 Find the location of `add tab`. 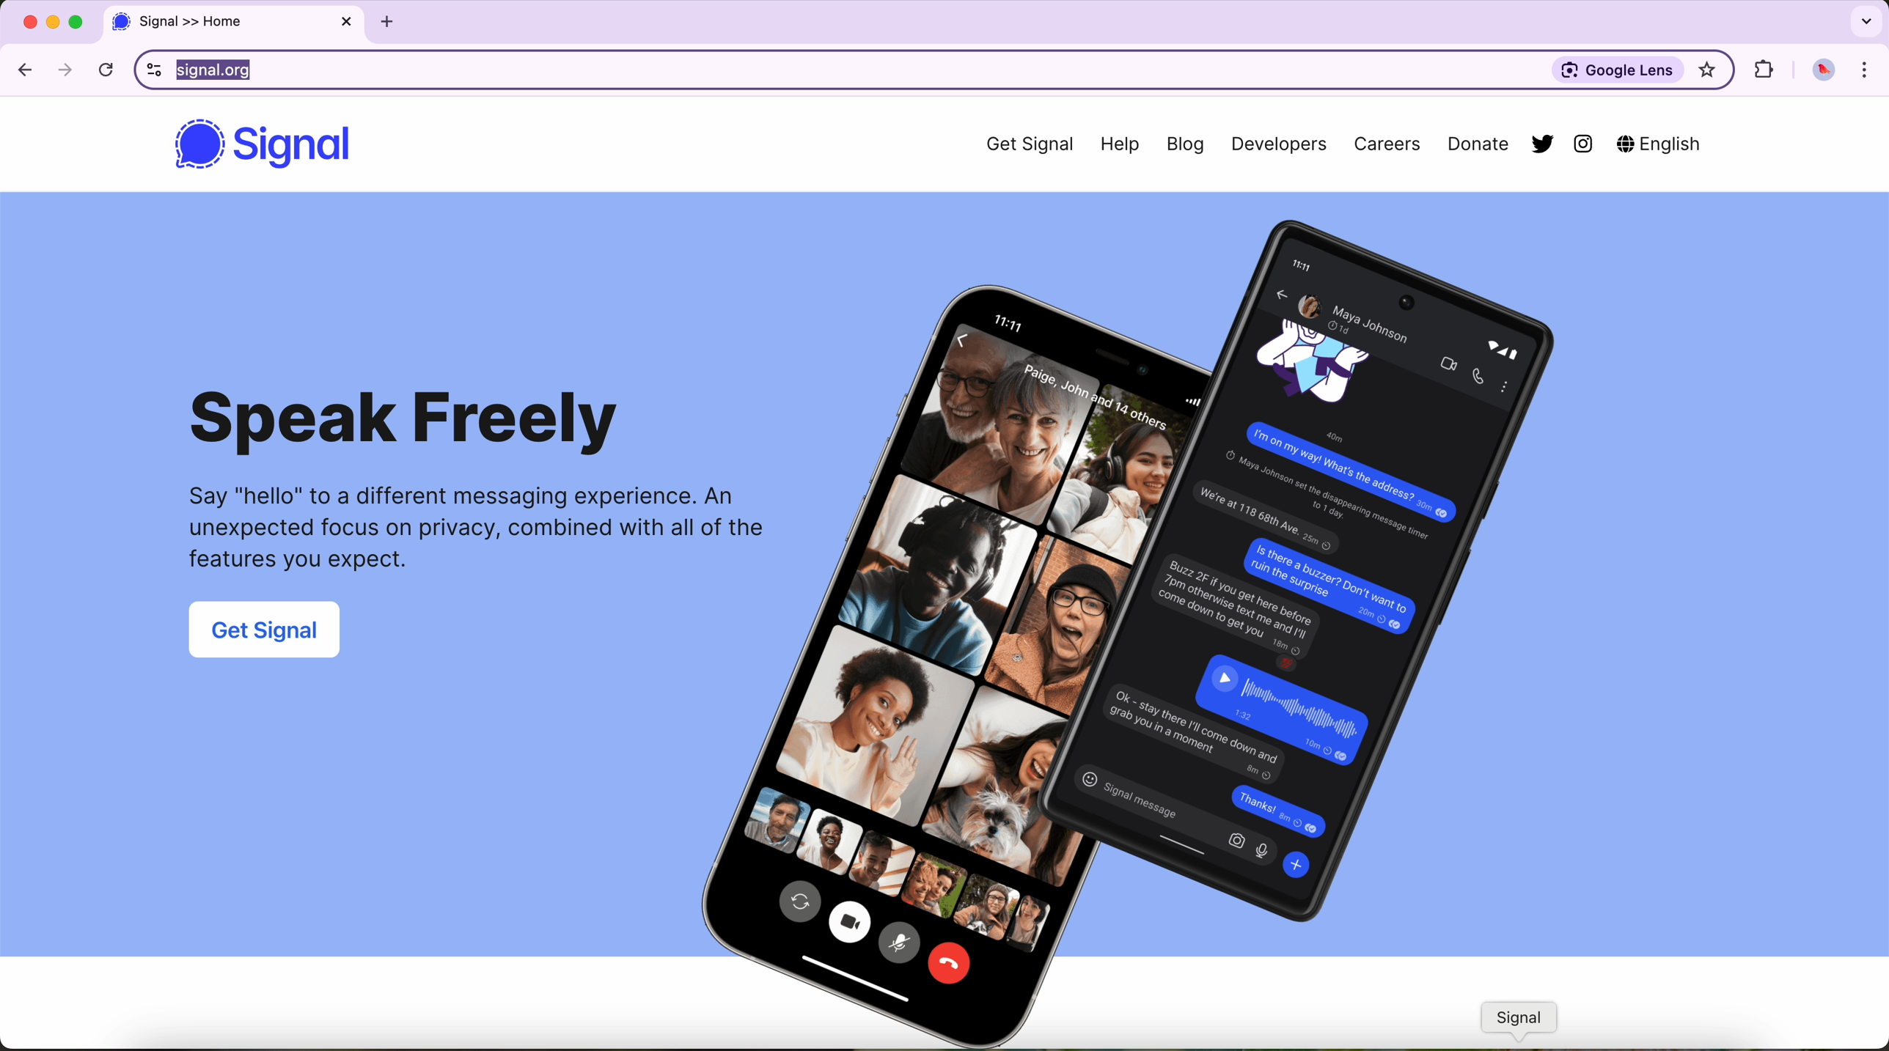

add tab is located at coordinates (386, 25).